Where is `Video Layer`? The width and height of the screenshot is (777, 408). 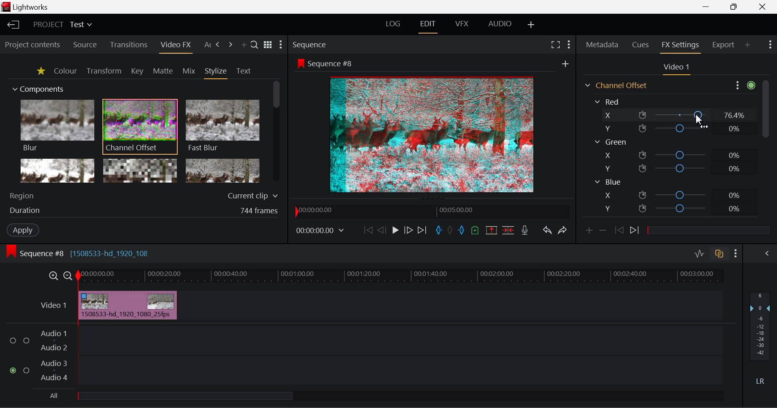
Video Layer is located at coordinates (54, 307).